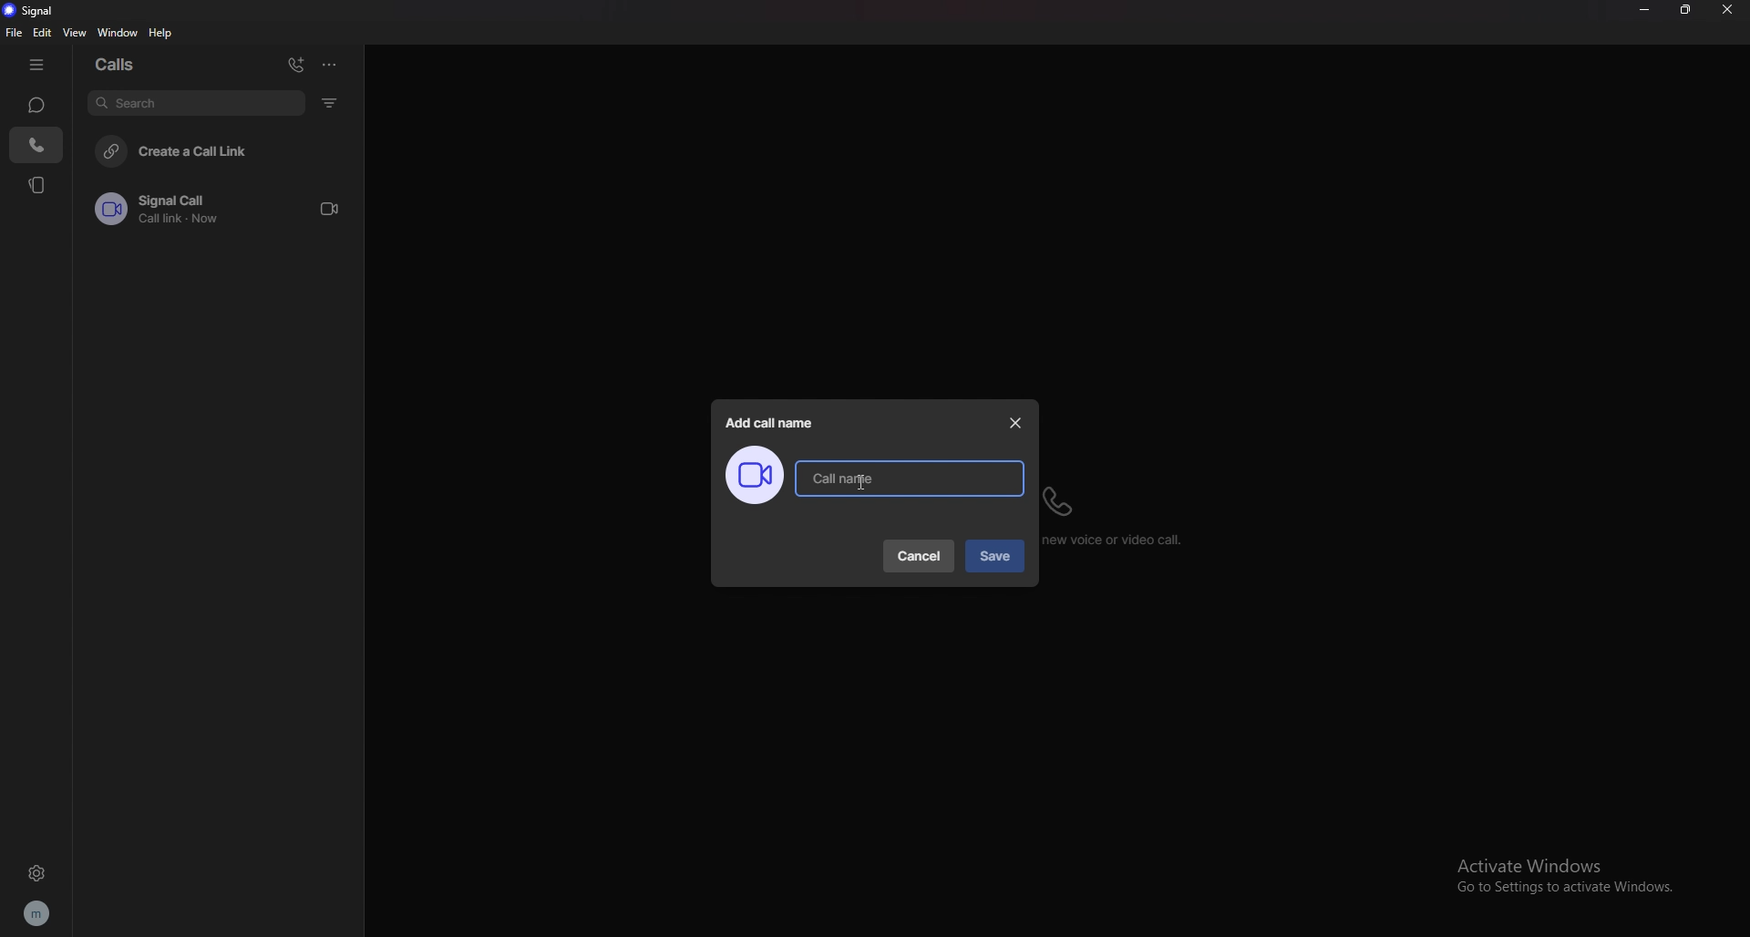  I want to click on chats, so click(36, 104).